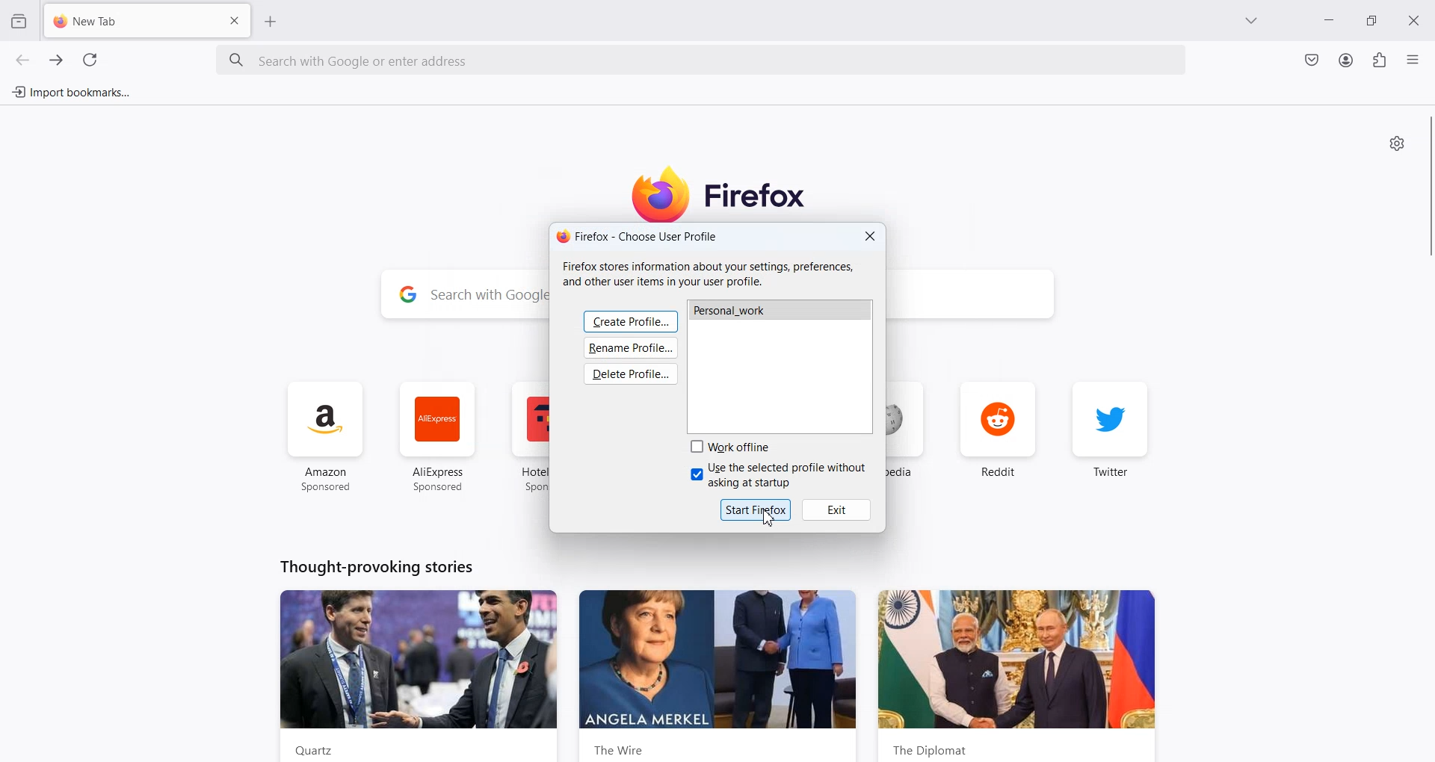 This screenshot has height=762, width=1435. What do you see at coordinates (726, 193) in the screenshot?
I see `firefox Logo` at bounding box center [726, 193].